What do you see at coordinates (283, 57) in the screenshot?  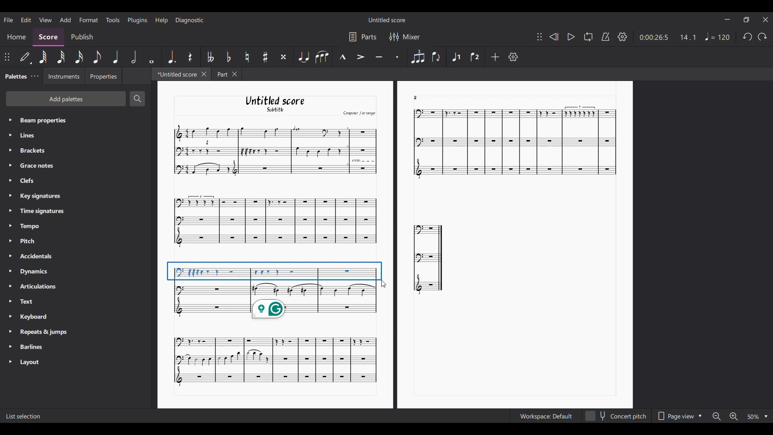 I see `Toggle double sharp` at bounding box center [283, 57].